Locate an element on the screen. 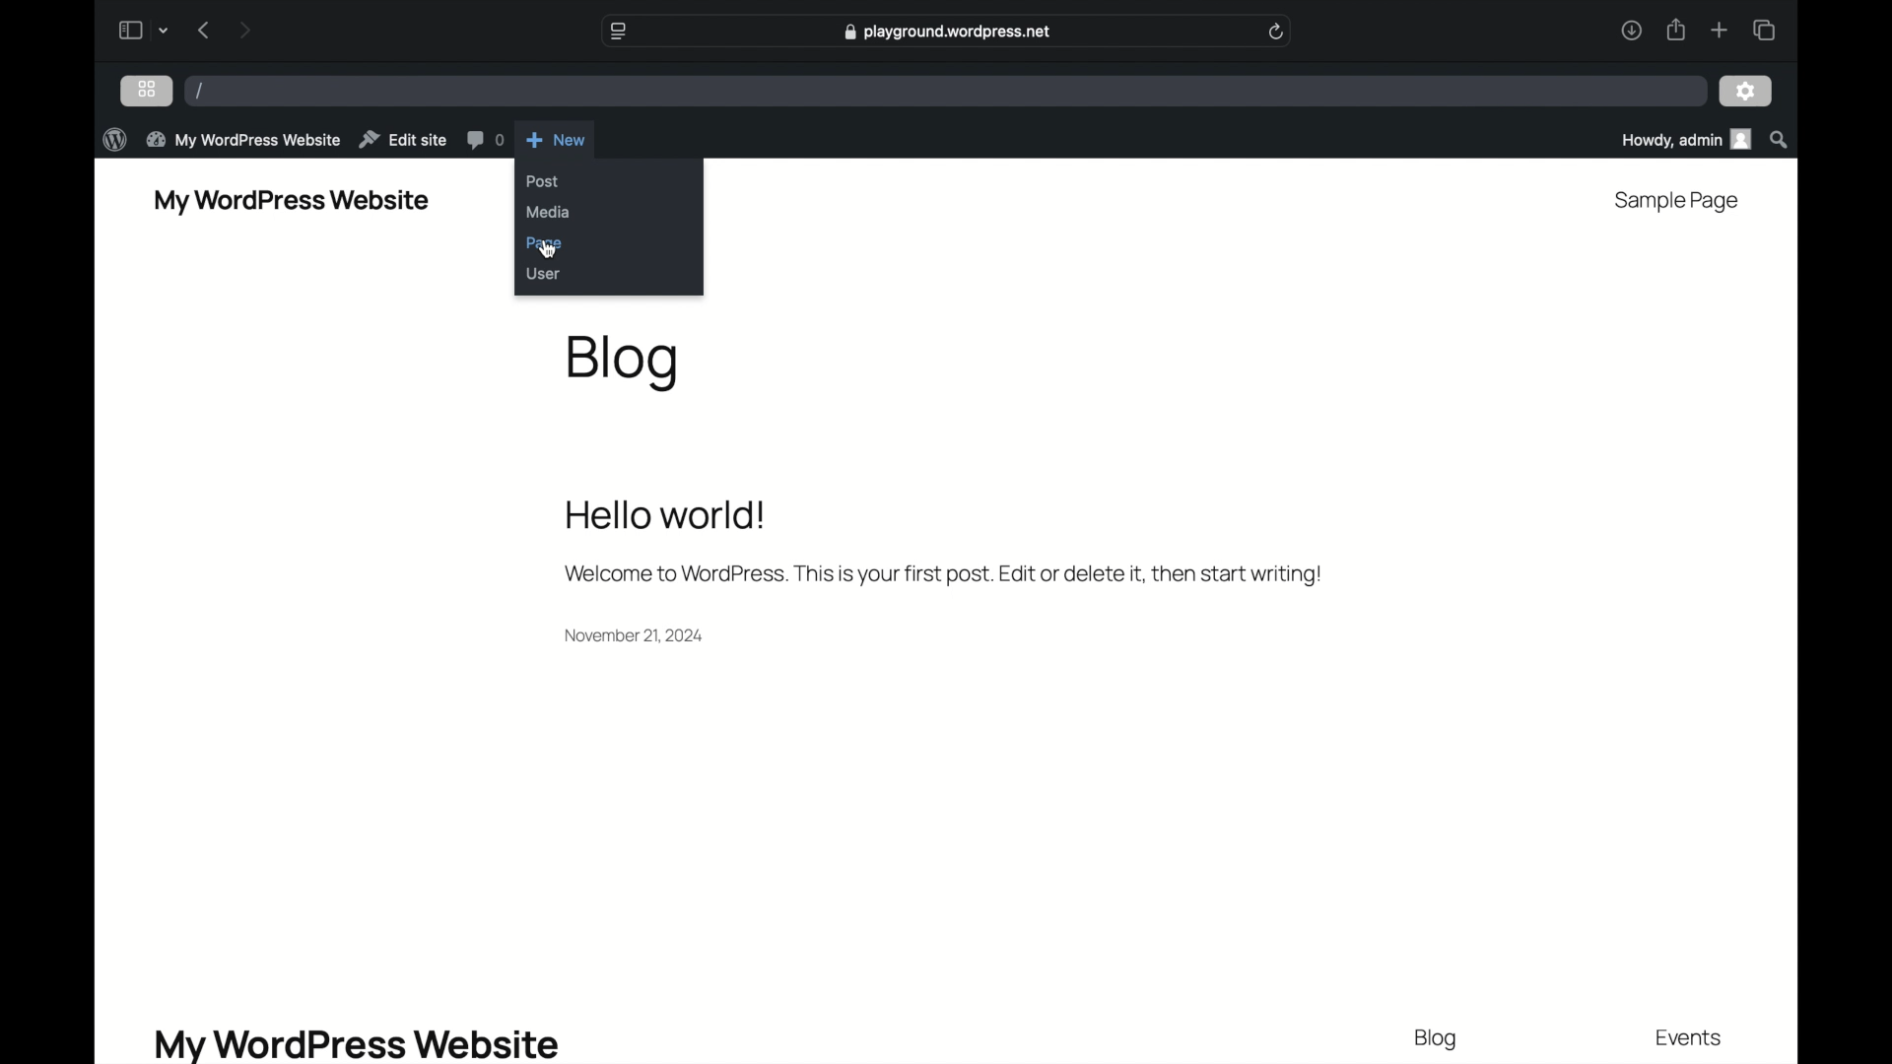  previous page is located at coordinates (204, 30).